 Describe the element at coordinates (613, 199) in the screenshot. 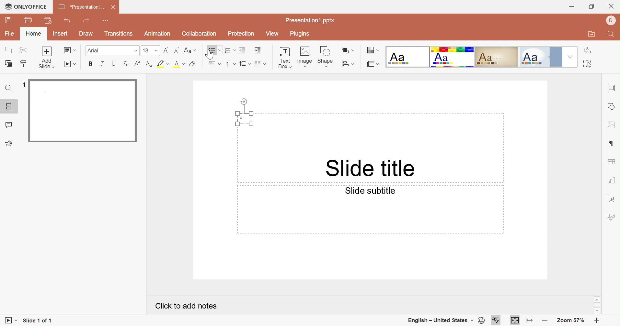

I see `Text Art settings` at that location.